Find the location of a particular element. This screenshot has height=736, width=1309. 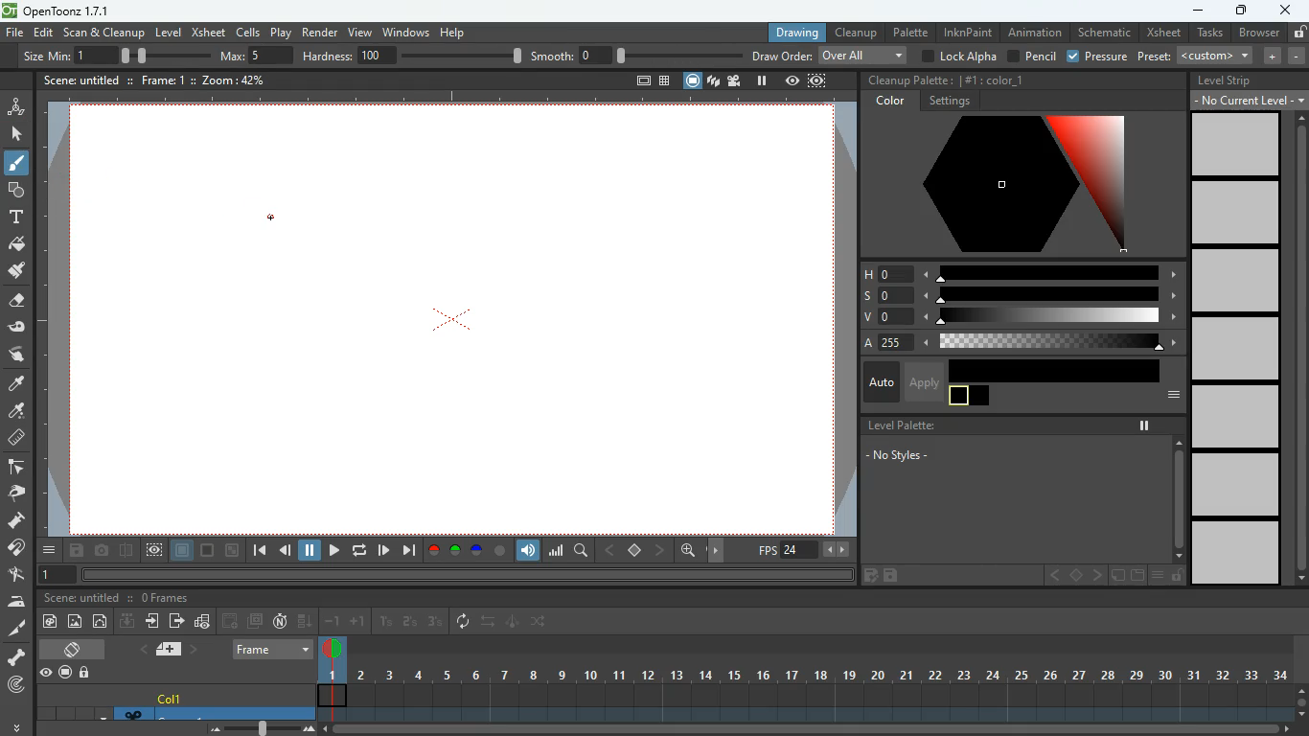

document is located at coordinates (1136, 576).